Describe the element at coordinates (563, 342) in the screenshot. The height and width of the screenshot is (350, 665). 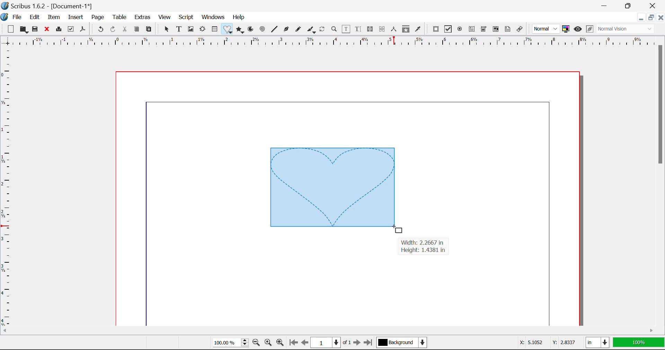
I see `Y: 2.8337` at that location.